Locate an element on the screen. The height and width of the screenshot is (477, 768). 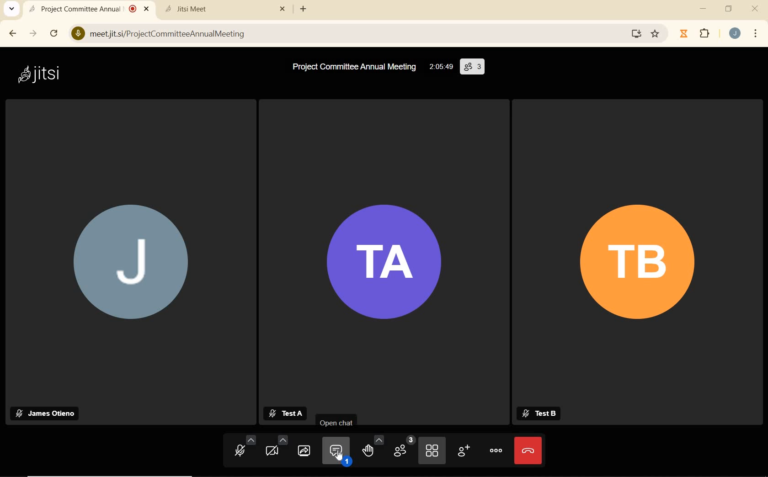
jitsi is located at coordinates (44, 76).